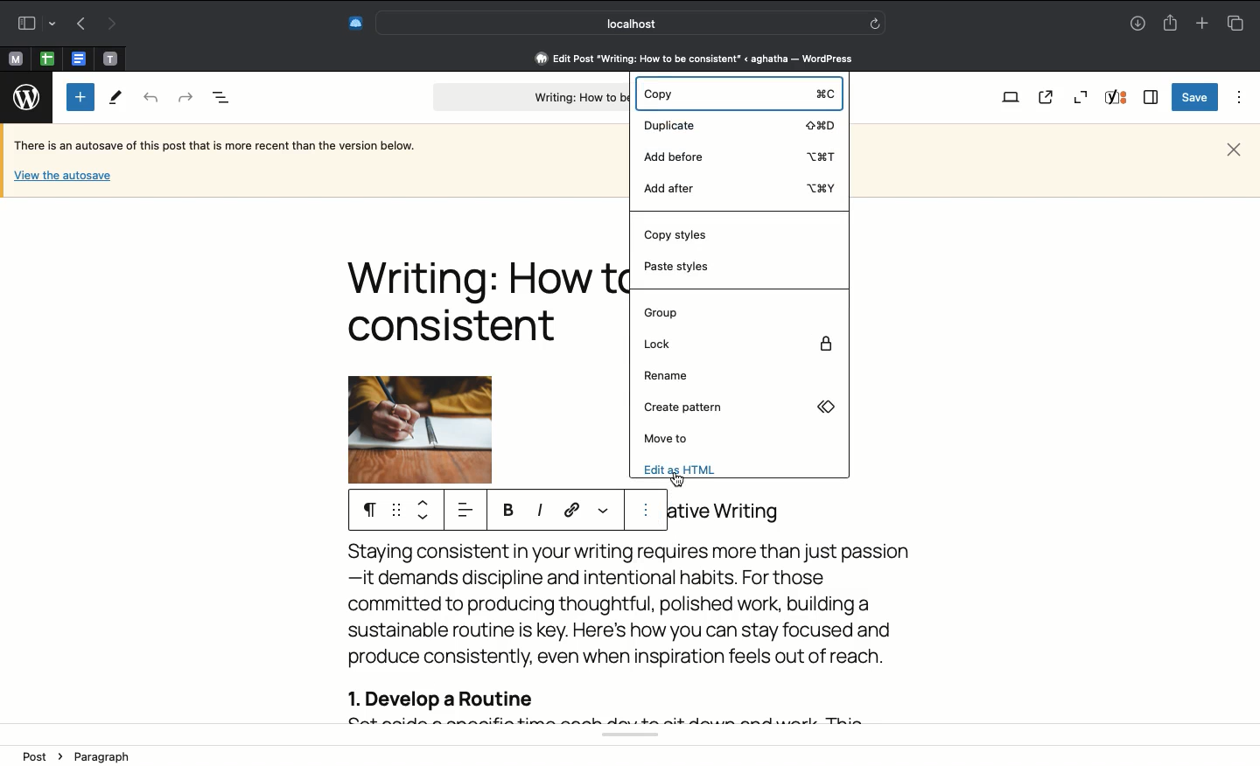 This screenshot has height=766, width=1260. I want to click on Add new tab, so click(1200, 23).